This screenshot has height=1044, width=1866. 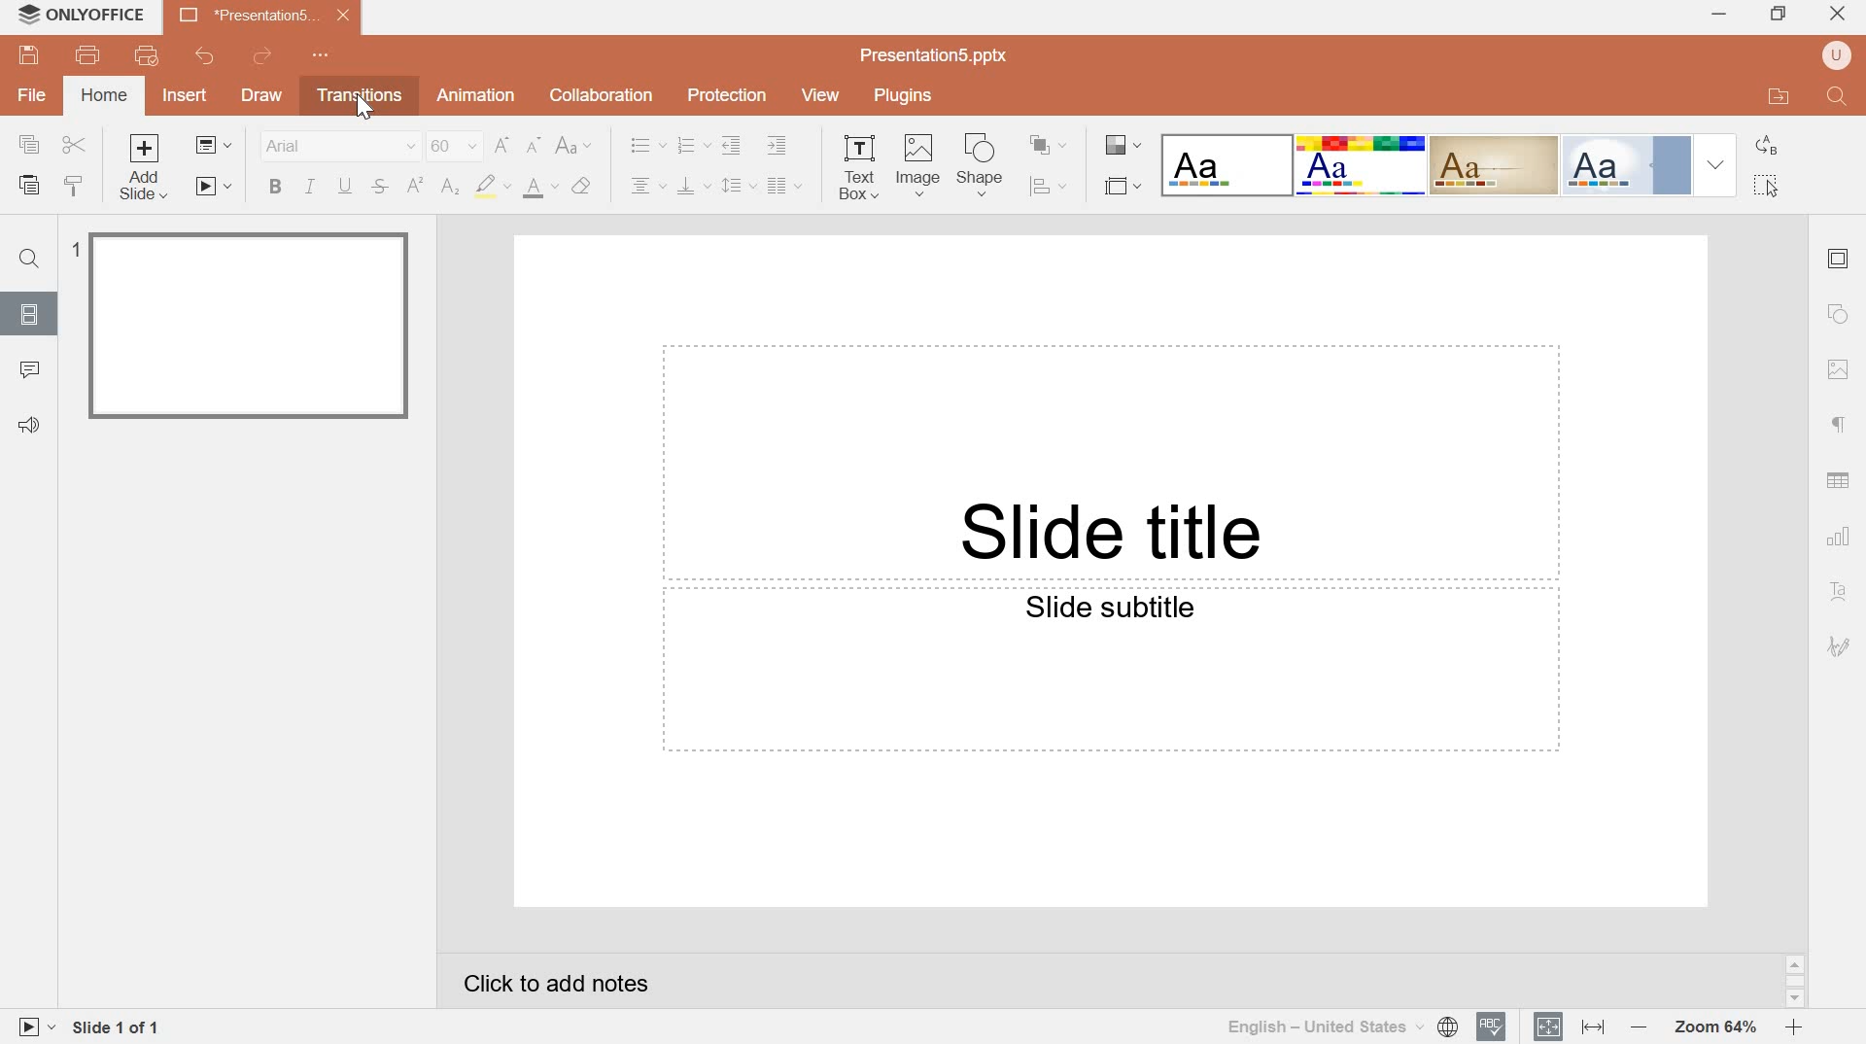 I want to click on Cut, so click(x=73, y=146).